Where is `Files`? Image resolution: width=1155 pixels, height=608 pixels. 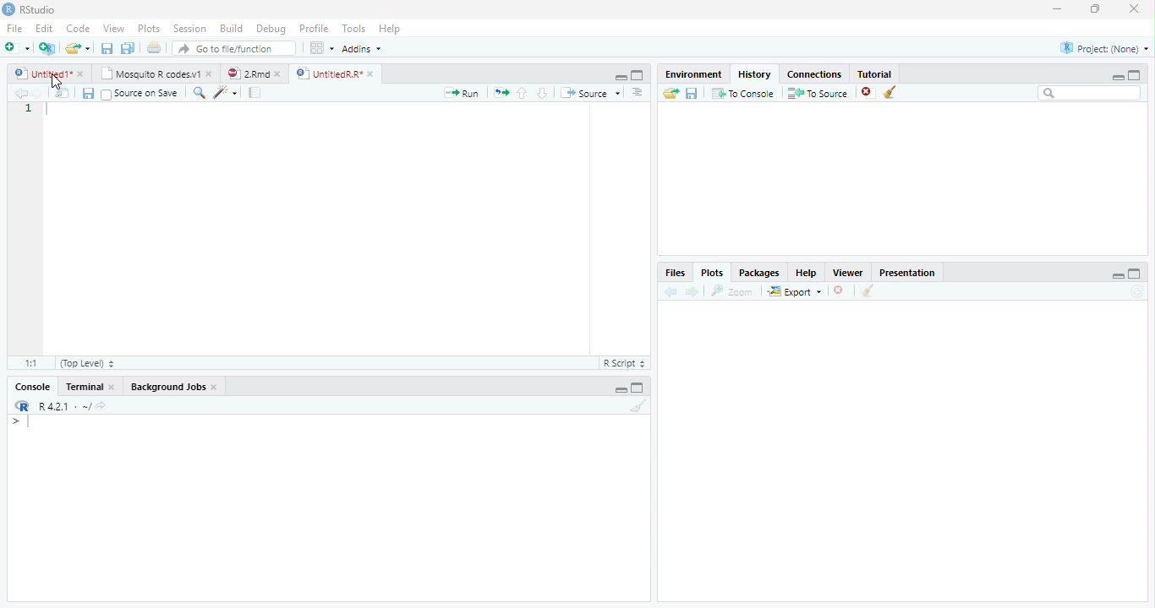
Files is located at coordinates (501, 93).